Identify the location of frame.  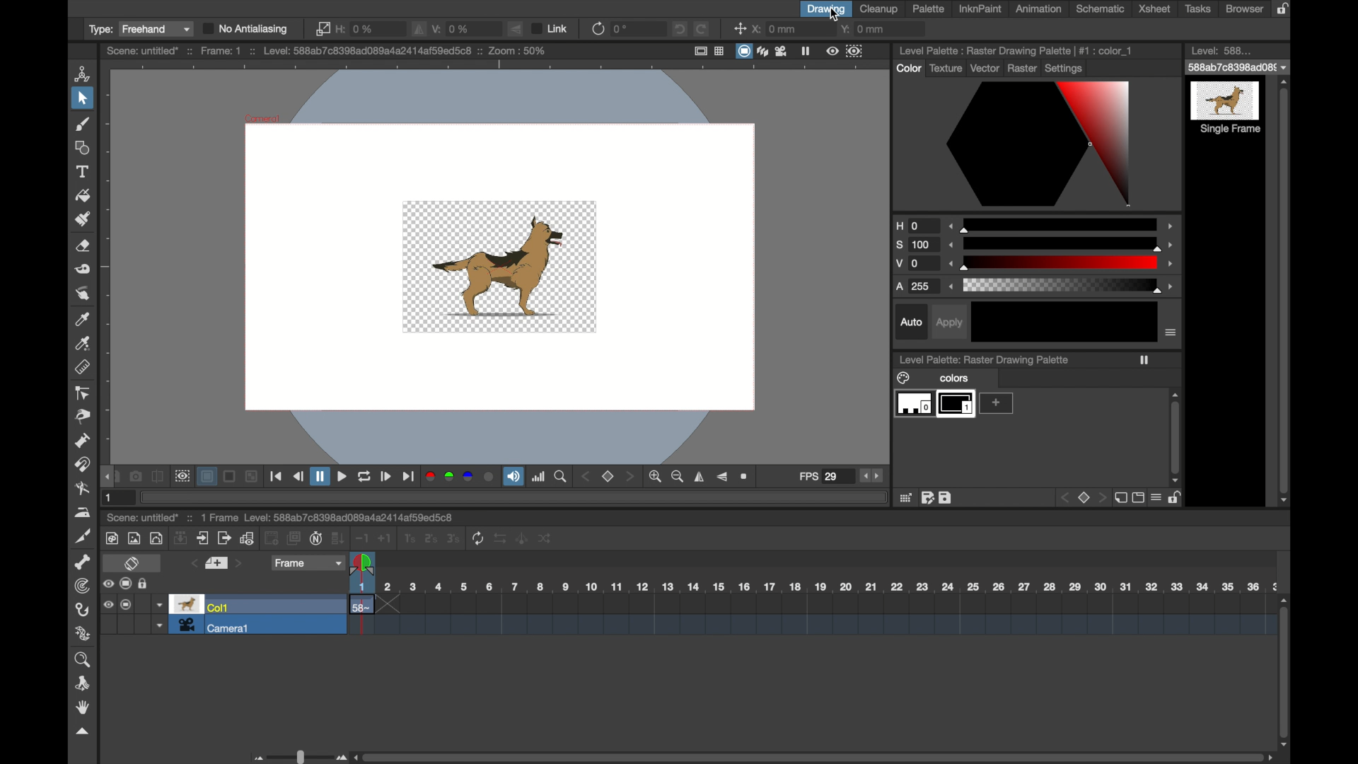
(309, 565).